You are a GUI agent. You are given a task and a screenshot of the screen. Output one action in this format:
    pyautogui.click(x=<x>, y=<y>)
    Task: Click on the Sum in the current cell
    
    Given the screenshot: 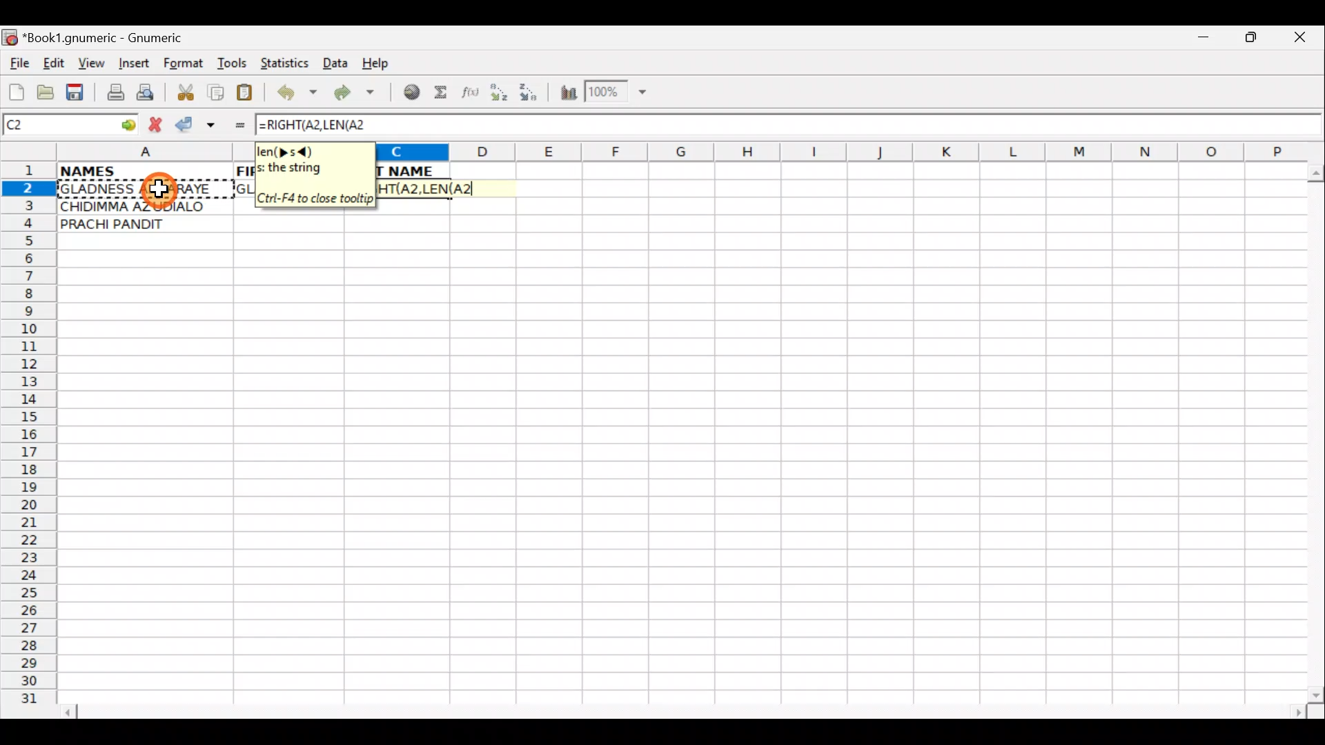 What is the action you would take?
    pyautogui.click(x=445, y=93)
    